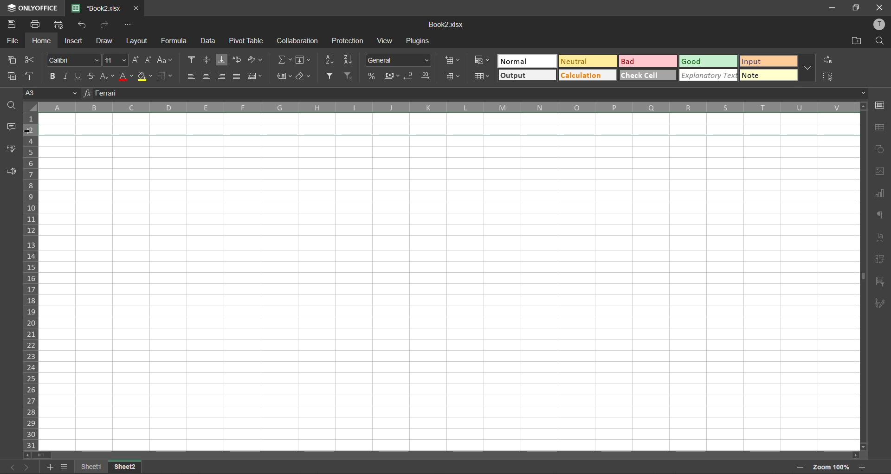  Describe the element at coordinates (38, 25) in the screenshot. I see `print` at that location.